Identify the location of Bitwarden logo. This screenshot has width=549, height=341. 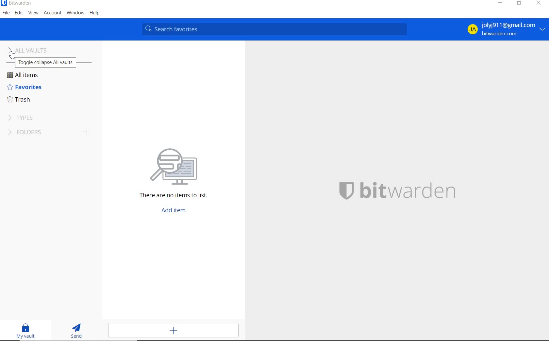
(345, 190).